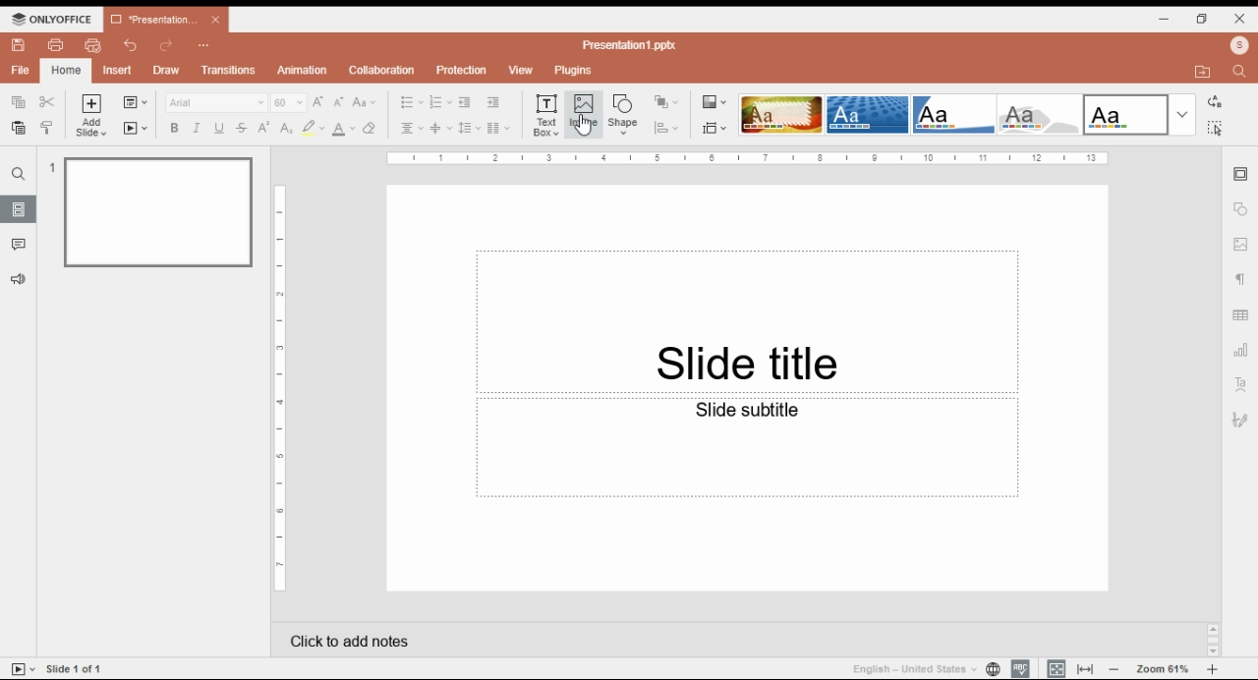 This screenshot has width=1258, height=680. Describe the element at coordinates (439, 102) in the screenshot. I see `numbering` at that location.